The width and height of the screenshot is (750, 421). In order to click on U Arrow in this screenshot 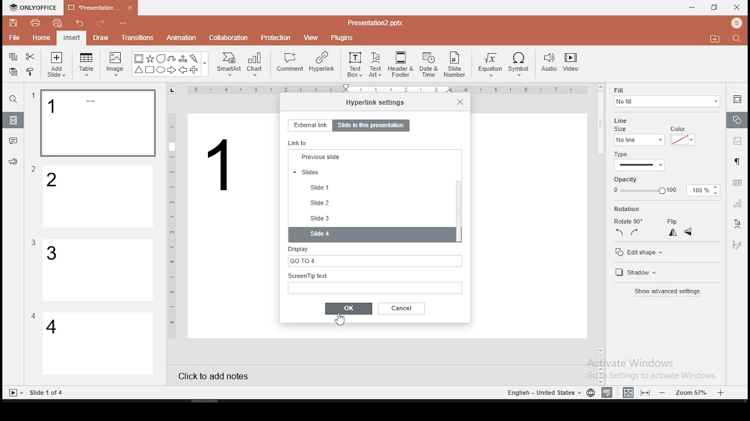, I will do `click(172, 58)`.